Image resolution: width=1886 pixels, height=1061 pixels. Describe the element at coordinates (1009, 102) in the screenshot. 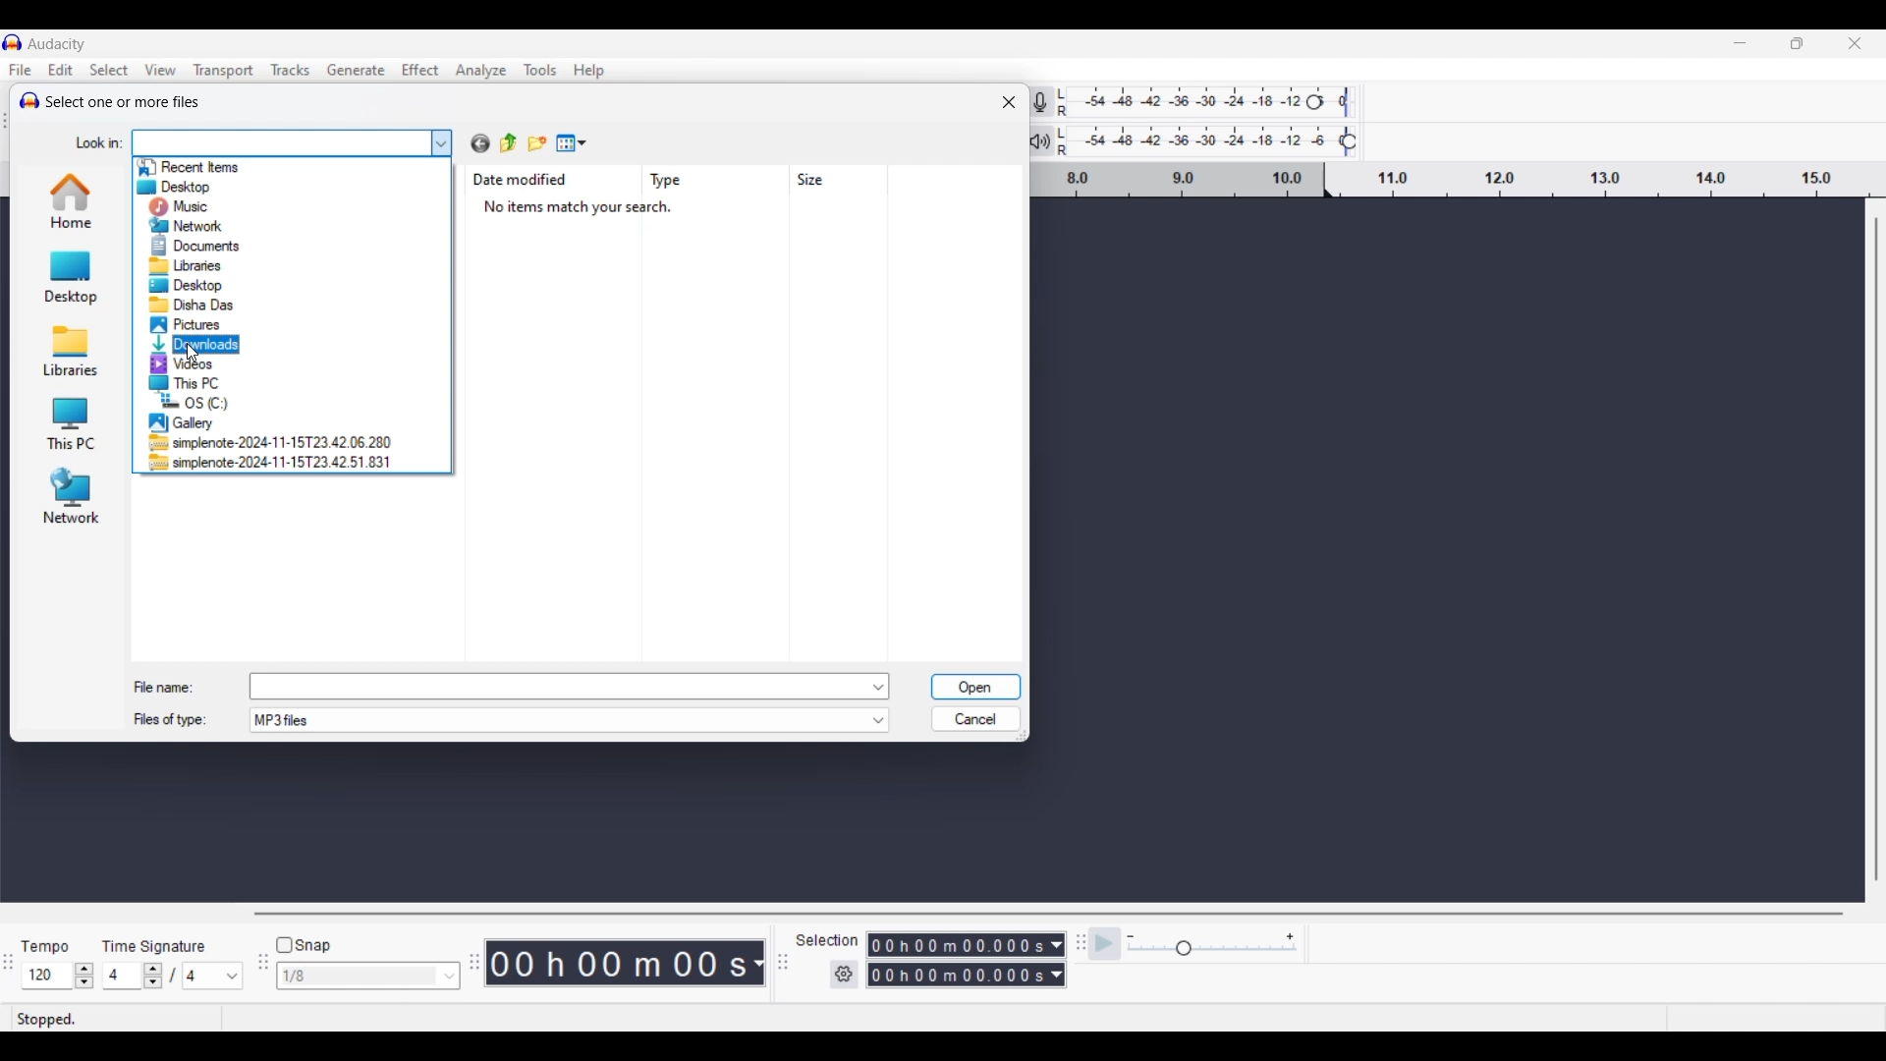

I see `Close window` at that location.